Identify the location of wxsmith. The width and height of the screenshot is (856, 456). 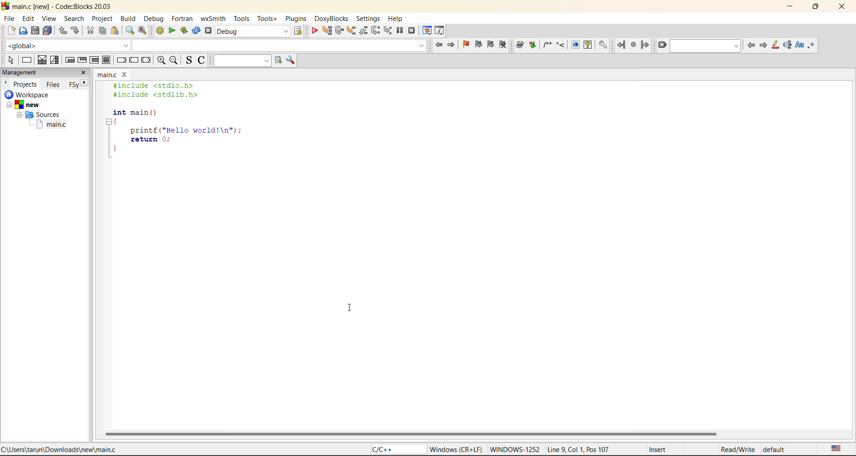
(214, 18).